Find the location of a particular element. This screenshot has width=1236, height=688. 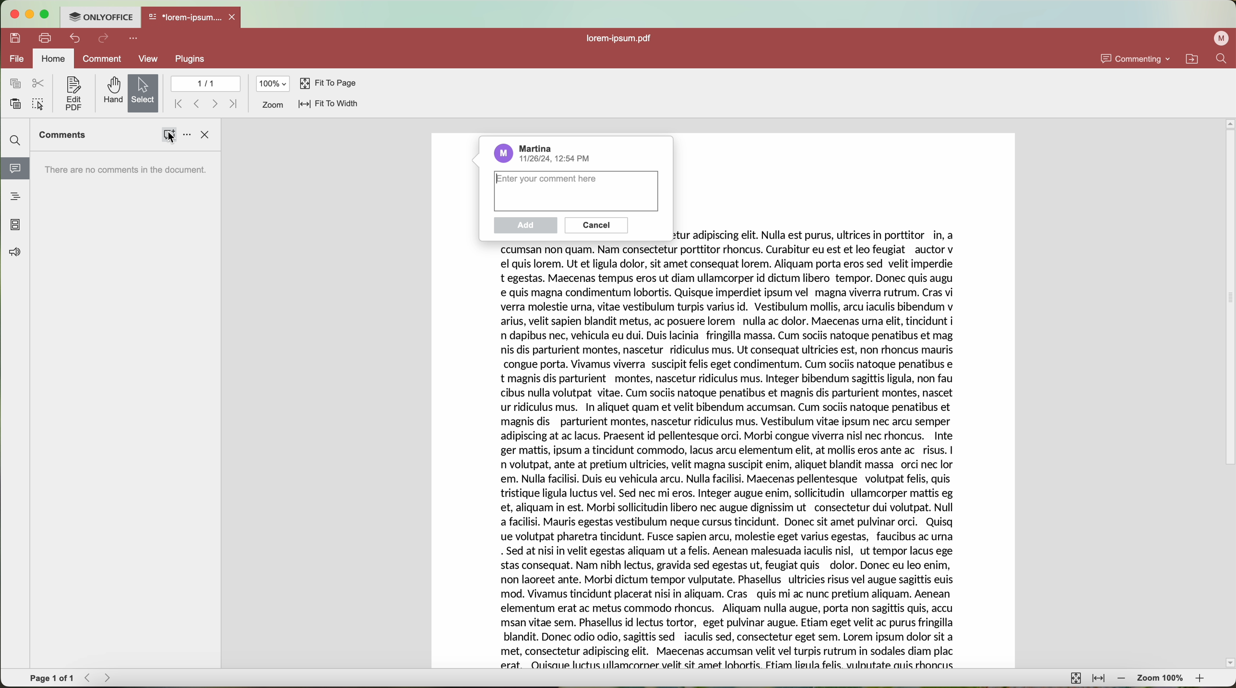

open file is located at coordinates (192, 18).